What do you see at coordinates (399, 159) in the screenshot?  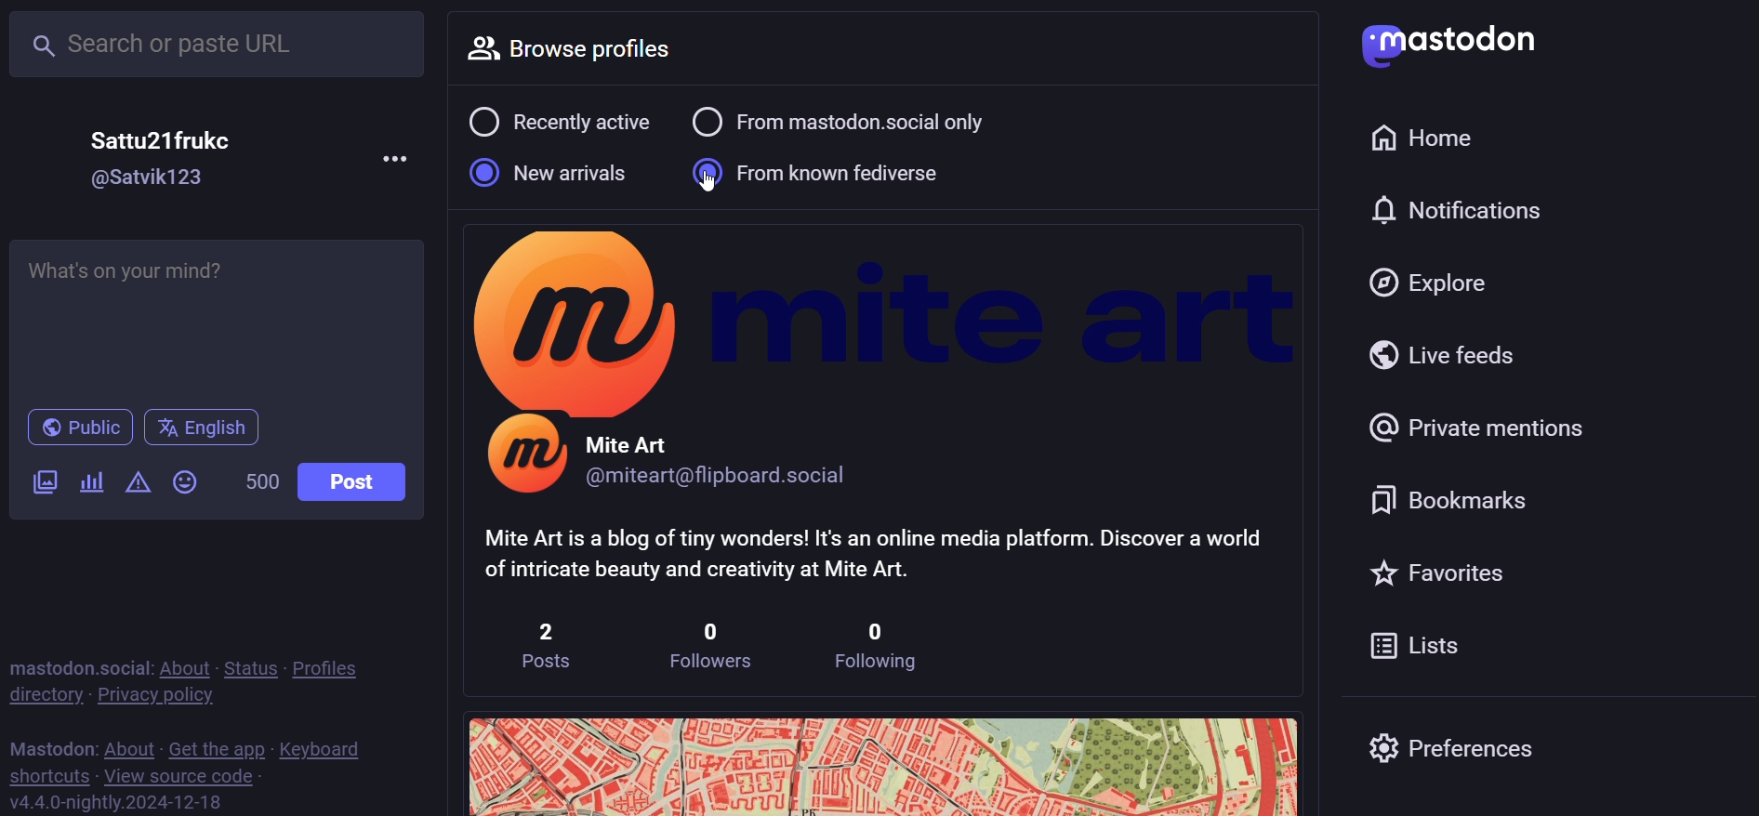 I see `more` at bounding box center [399, 159].